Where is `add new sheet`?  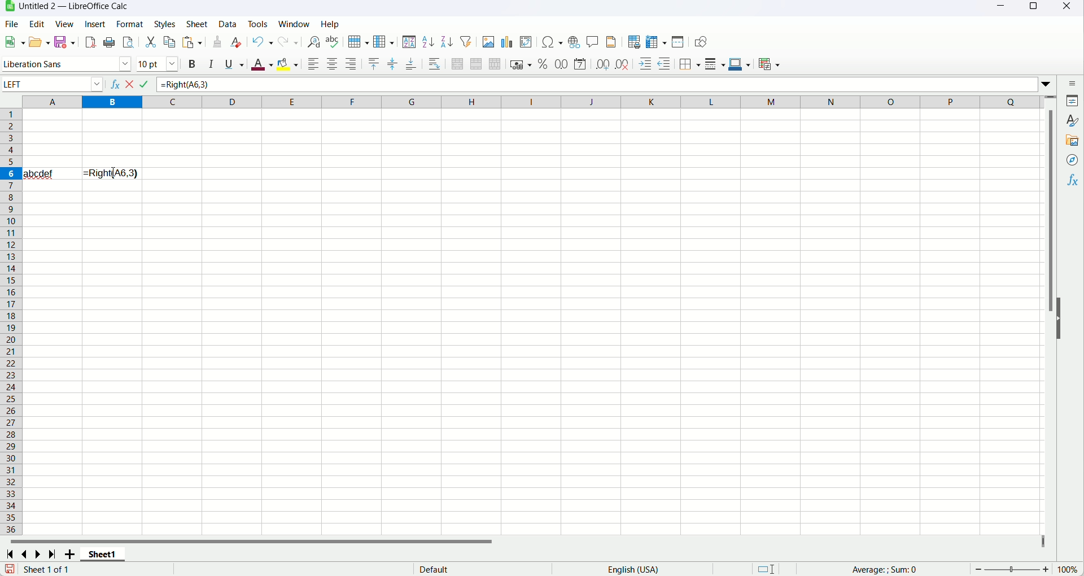 add new sheet is located at coordinates (69, 553).